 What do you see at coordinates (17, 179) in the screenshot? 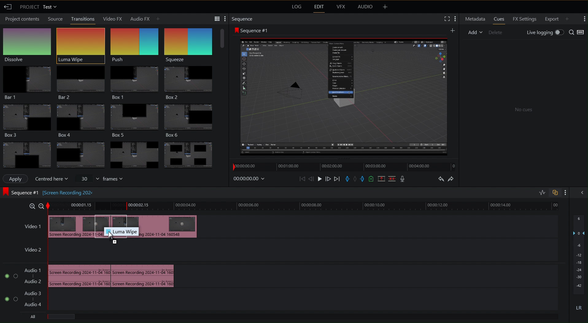
I see `Apply` at bounding box center [17, 179].